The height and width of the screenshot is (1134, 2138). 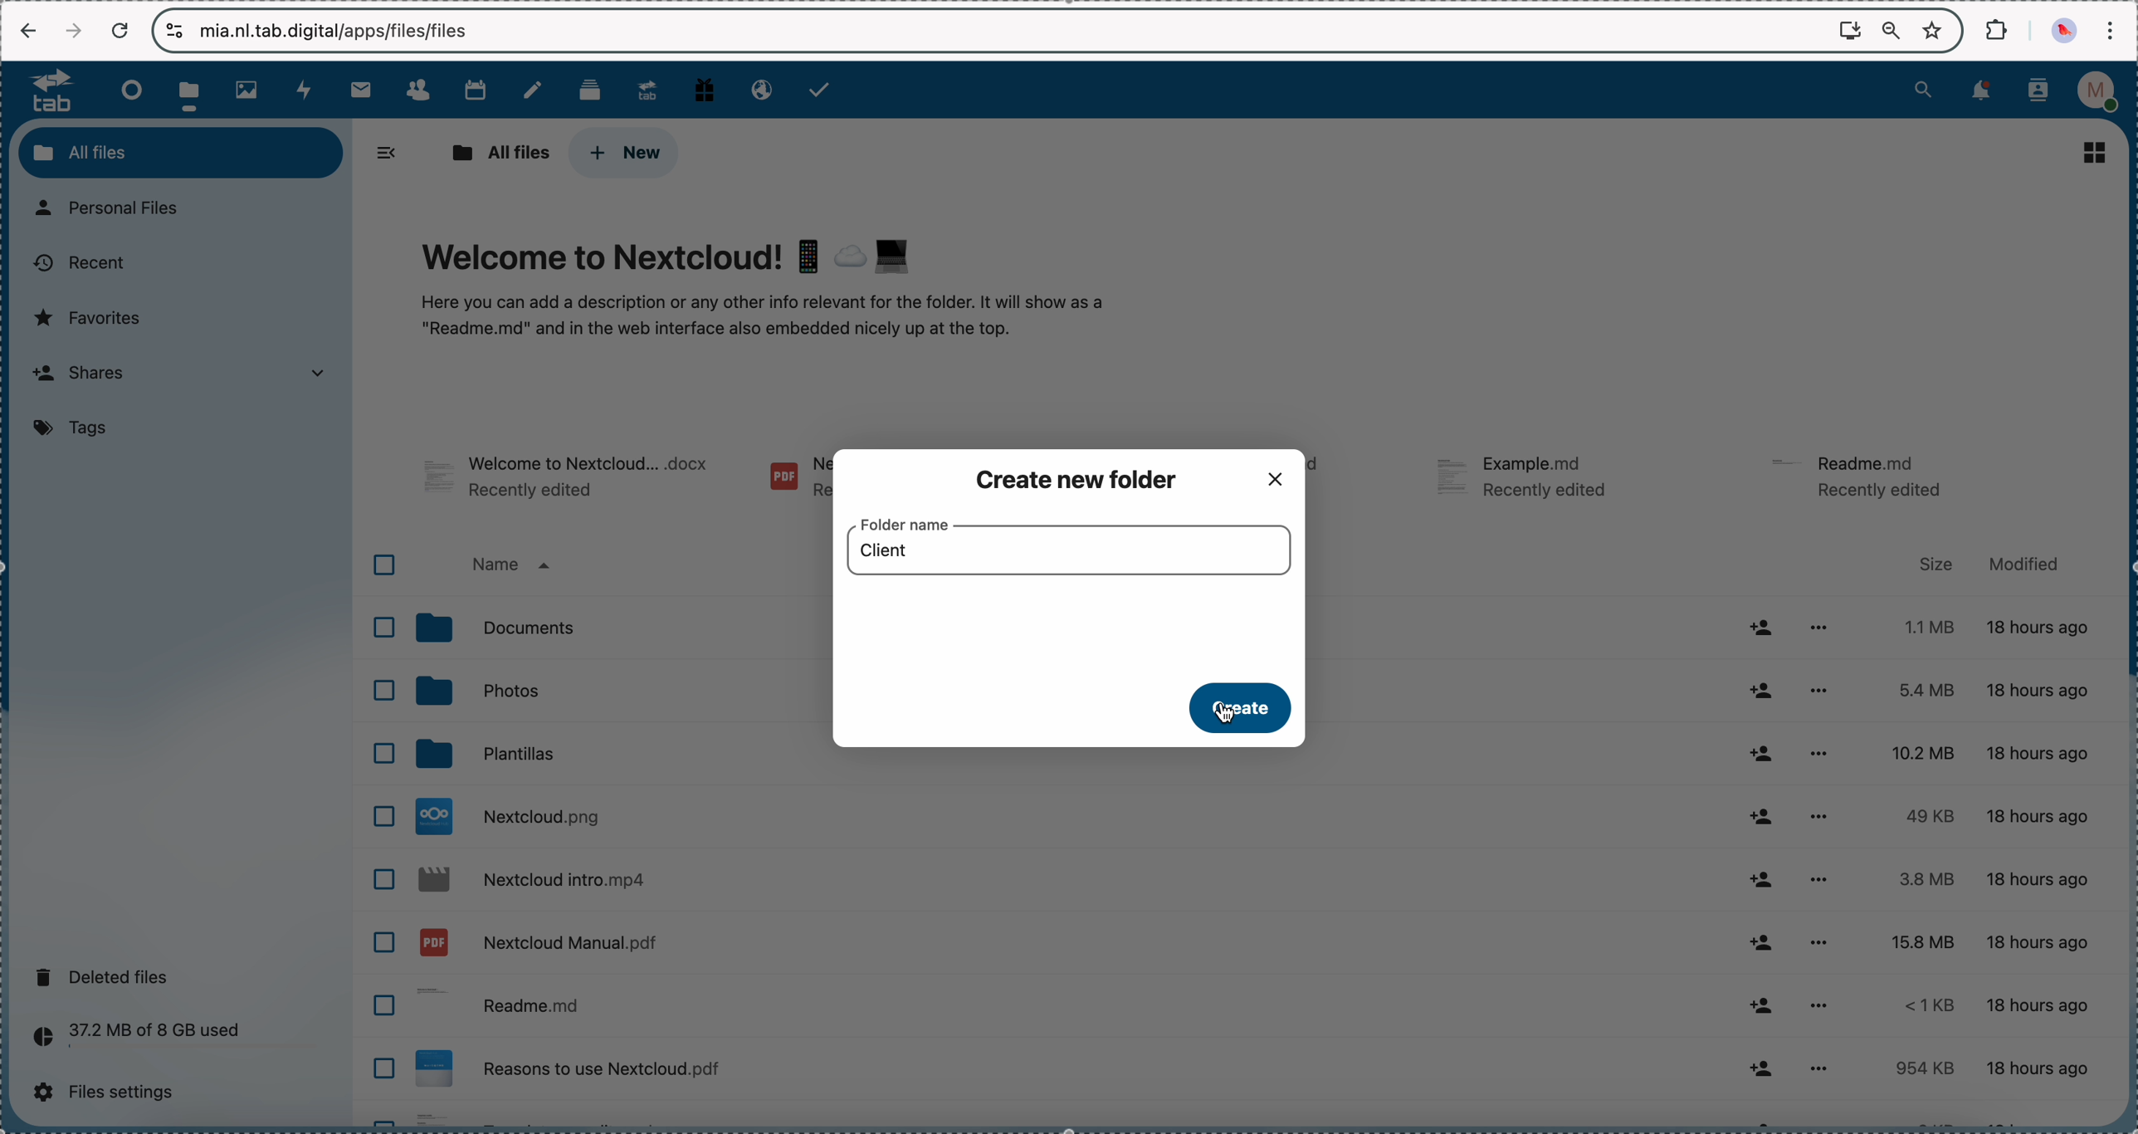 What do you see at coordinates (885, 548) in the screenshot?
I see `client folder name` at bounding box center [885, 548].